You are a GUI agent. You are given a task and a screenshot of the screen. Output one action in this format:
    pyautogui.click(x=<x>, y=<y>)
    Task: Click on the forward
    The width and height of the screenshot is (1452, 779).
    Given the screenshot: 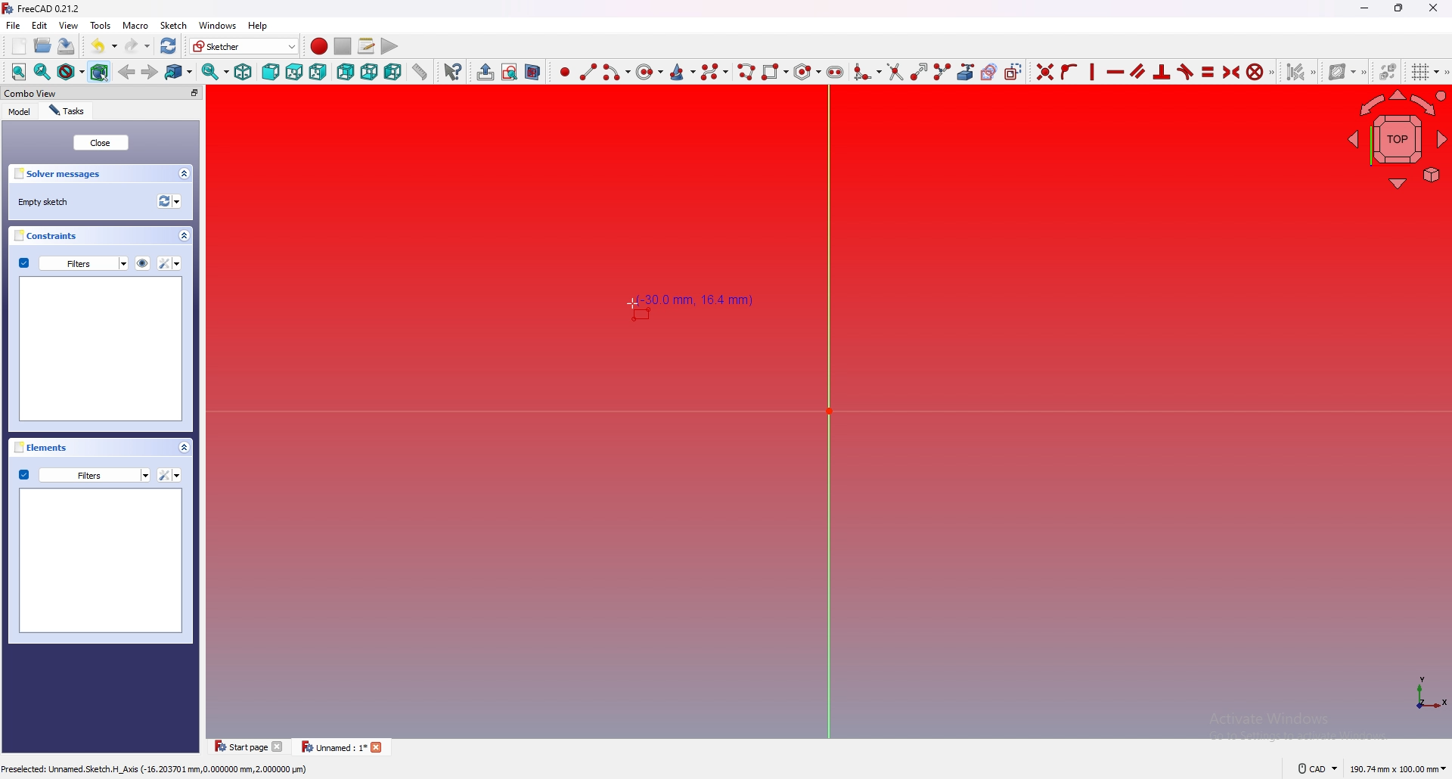 What is the action you would take?
    pyautogui.click(x=150, y=73)
    